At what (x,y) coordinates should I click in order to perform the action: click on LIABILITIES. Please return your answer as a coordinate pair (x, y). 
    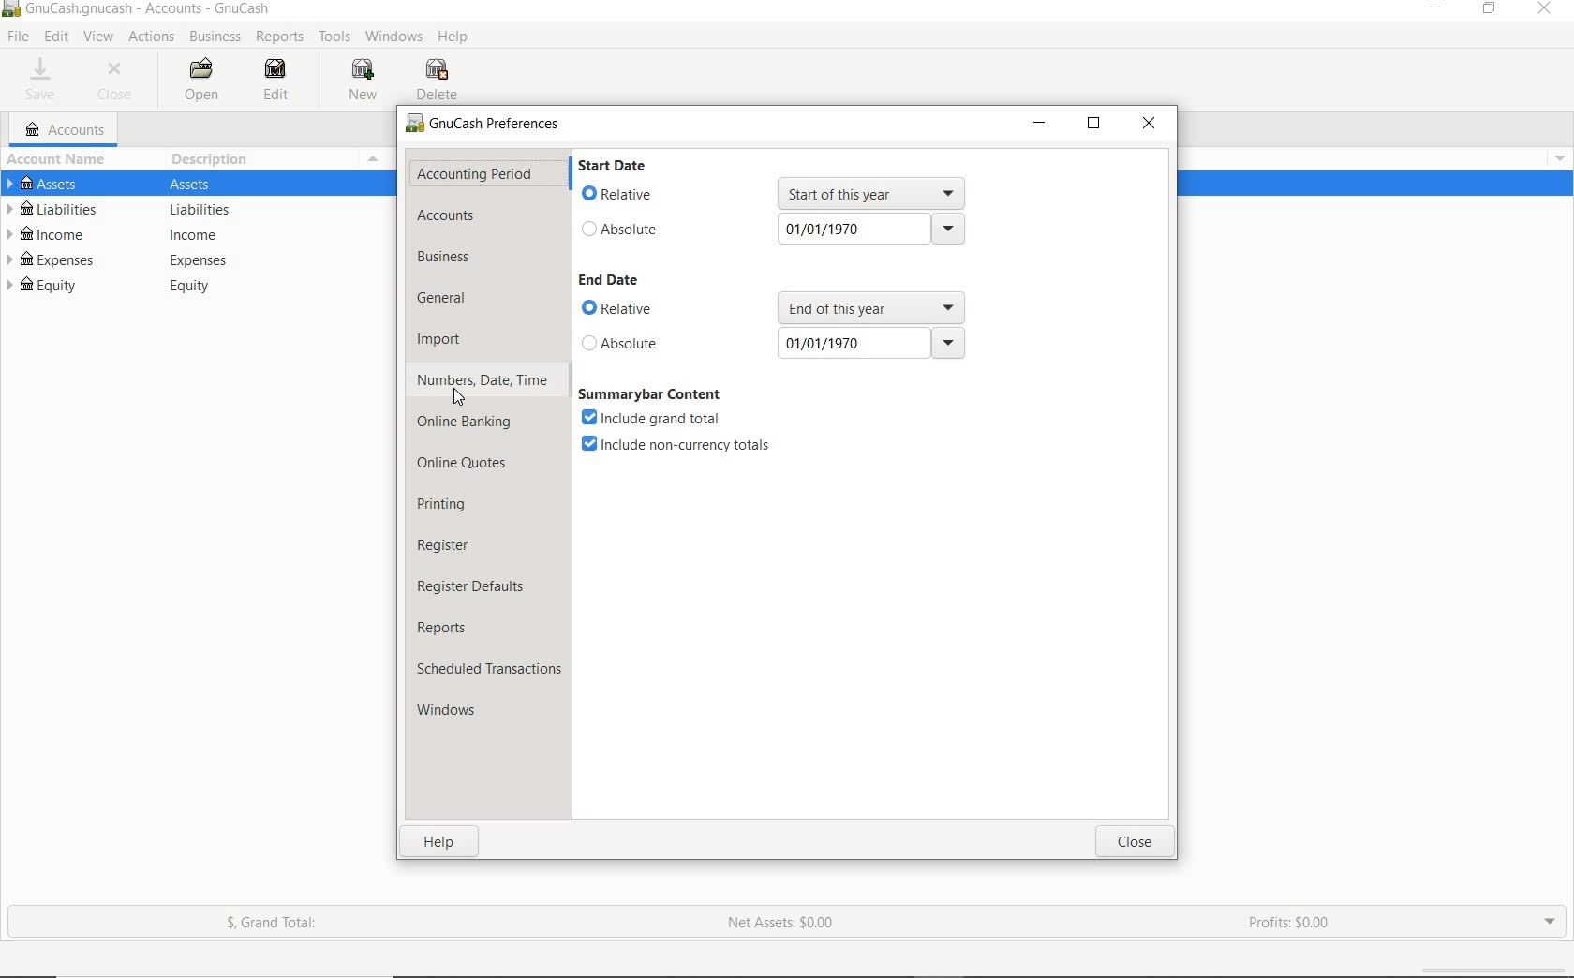
    Looking at the image, I should click on (187, 211).